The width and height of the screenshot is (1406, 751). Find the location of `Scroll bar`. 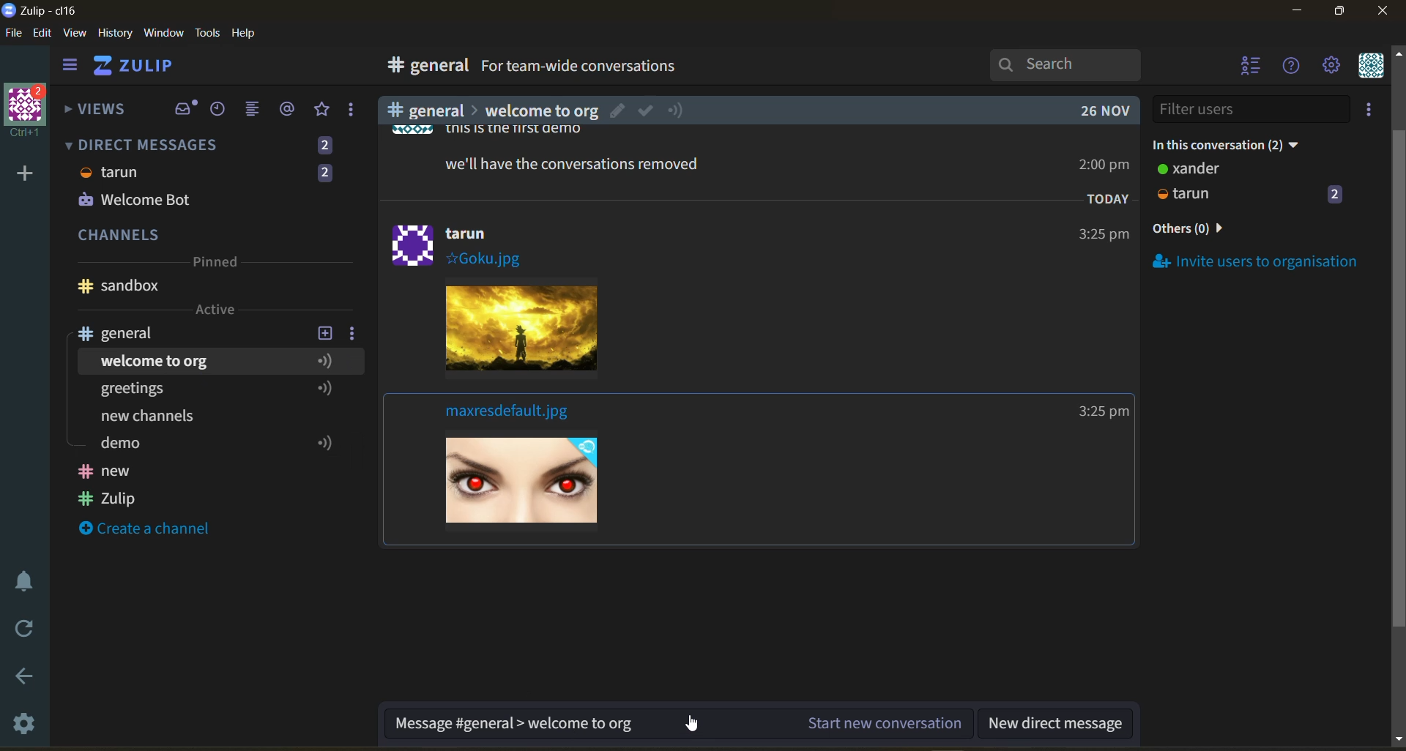

Scroll bar is located at coordinates (1397, 391).